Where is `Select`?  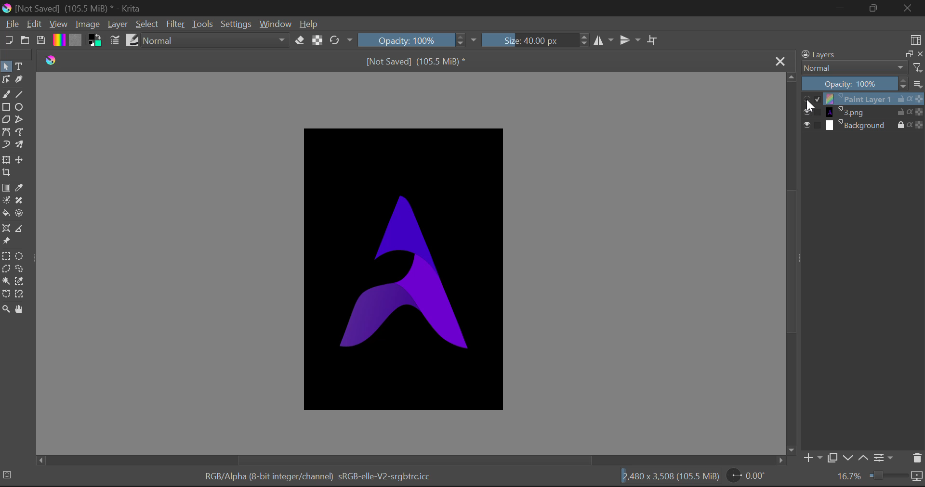
Select is located at coordinates (148, 26).